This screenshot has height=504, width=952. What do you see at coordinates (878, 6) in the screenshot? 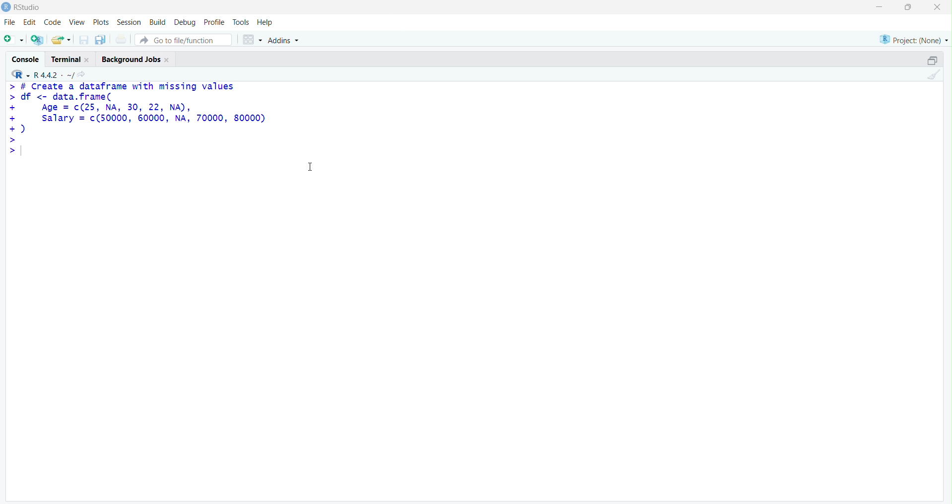
I see `Minimize` at bounding box center [878, 6].